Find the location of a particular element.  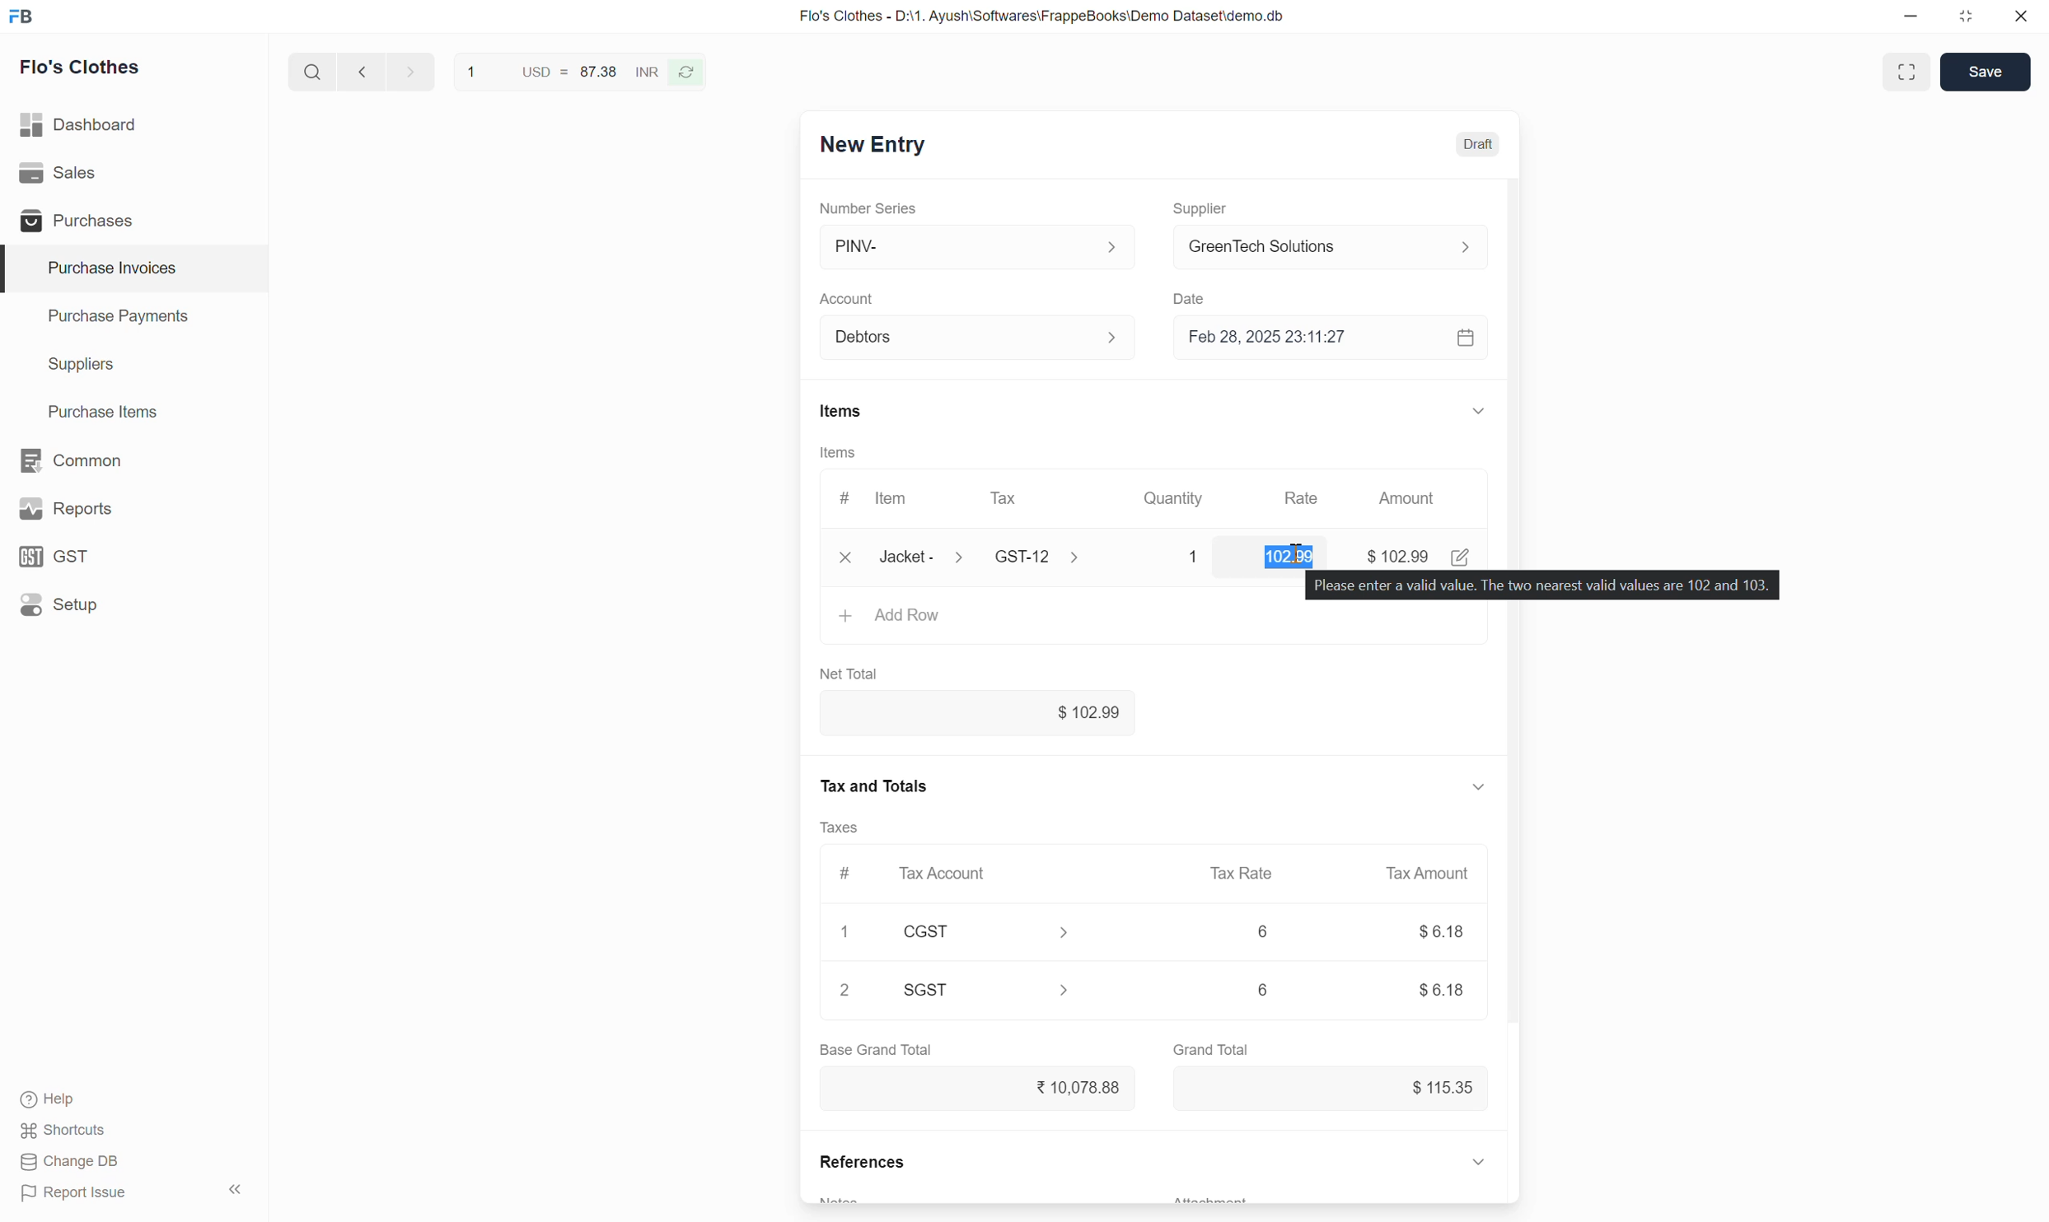

Draft is located at coordinates (1478, 144).